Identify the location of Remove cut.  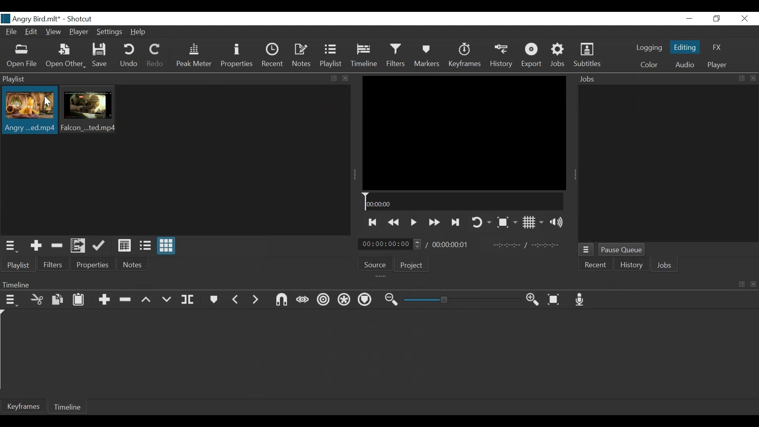
(57, 246).